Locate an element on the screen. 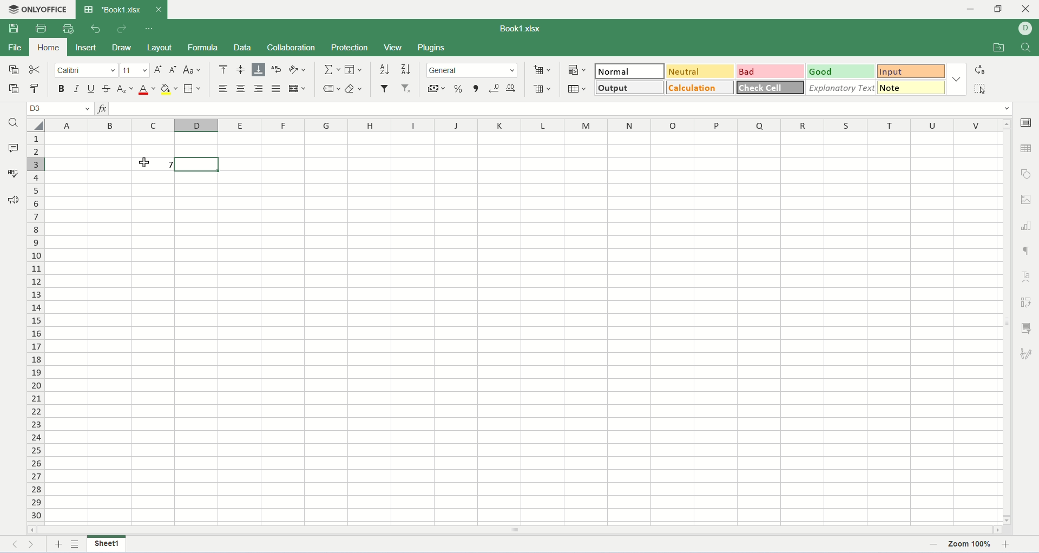  view is located at coordinates (394, 47).